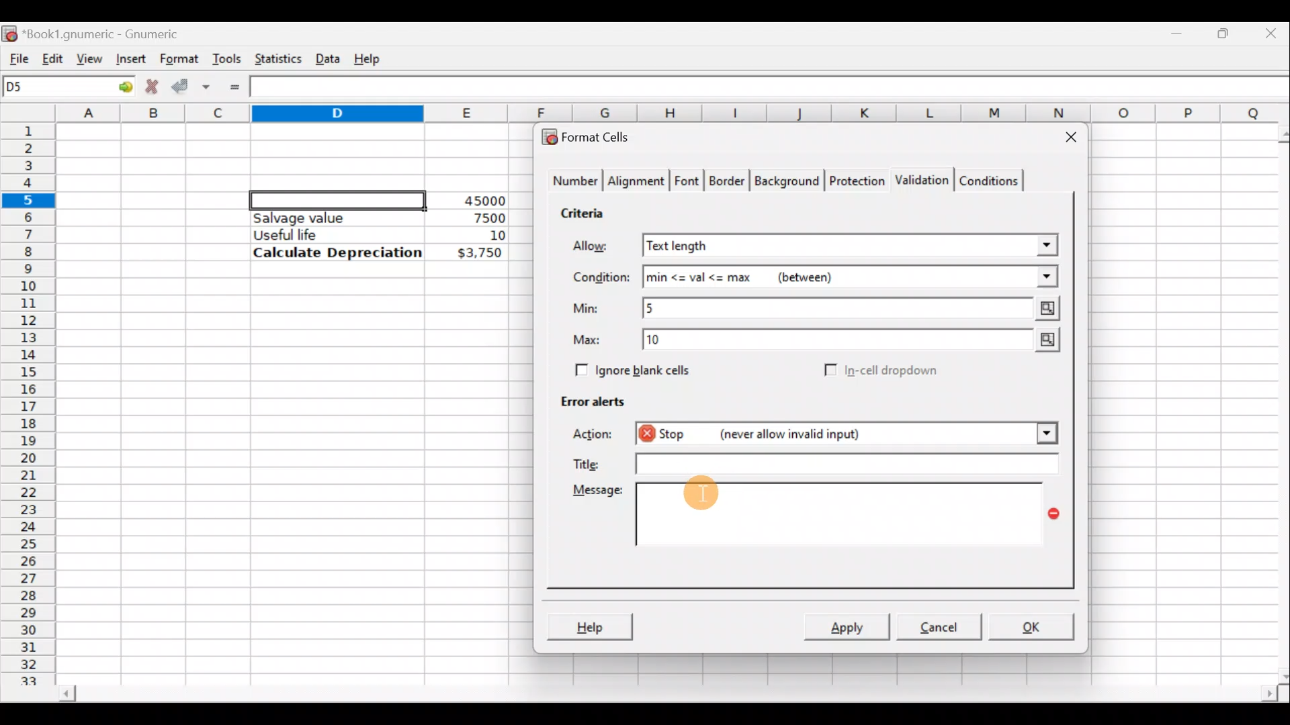 The height and width of the screenshot is (725, 1290). I want to click on Max value = 10, so click(855, 342).